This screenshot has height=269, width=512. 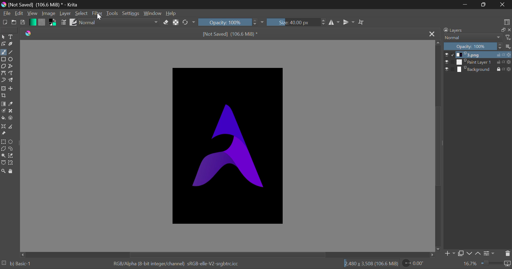 What do you see at coordinates (11, 141) in the screenshot?
I see `Circular Selection` at bounding box center [11, 141].